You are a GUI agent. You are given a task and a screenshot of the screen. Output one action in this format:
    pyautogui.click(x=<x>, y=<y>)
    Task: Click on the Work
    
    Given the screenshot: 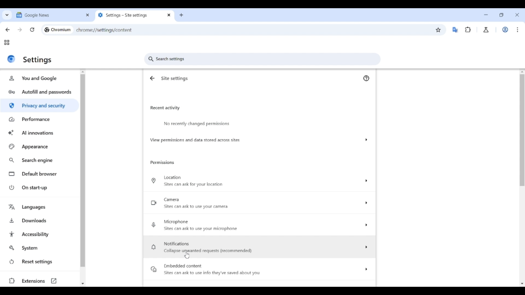 What is the action you would take?
    pyautogui.click(x=505, y=29)
    